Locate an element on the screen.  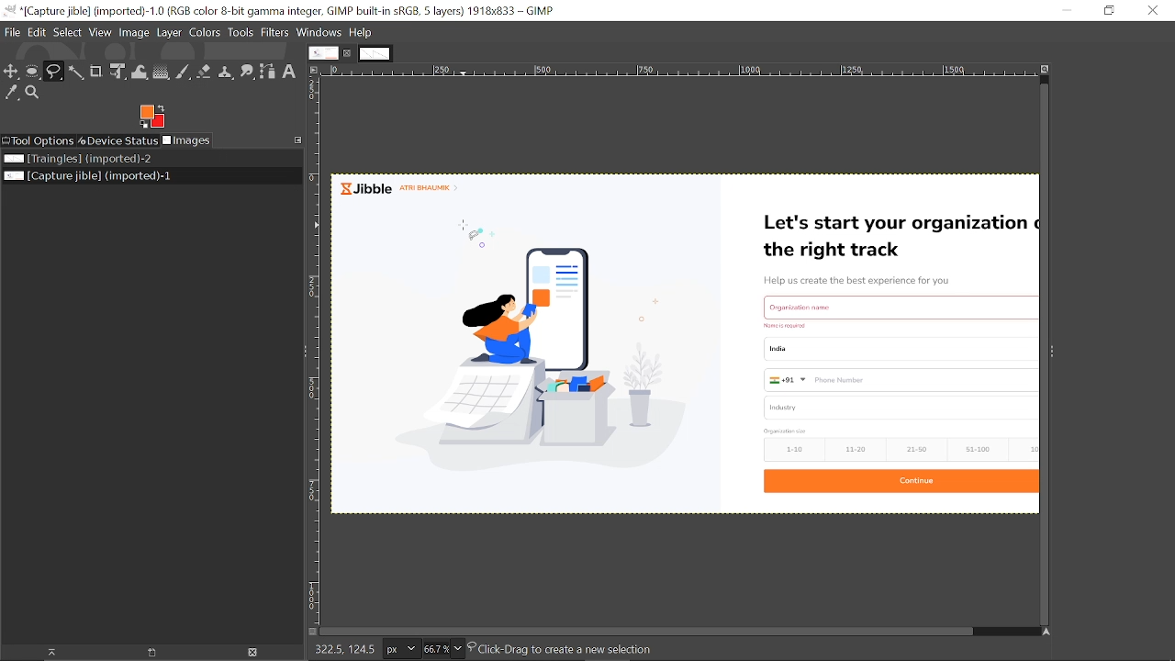
Filters is located at coordinates (276, 34).